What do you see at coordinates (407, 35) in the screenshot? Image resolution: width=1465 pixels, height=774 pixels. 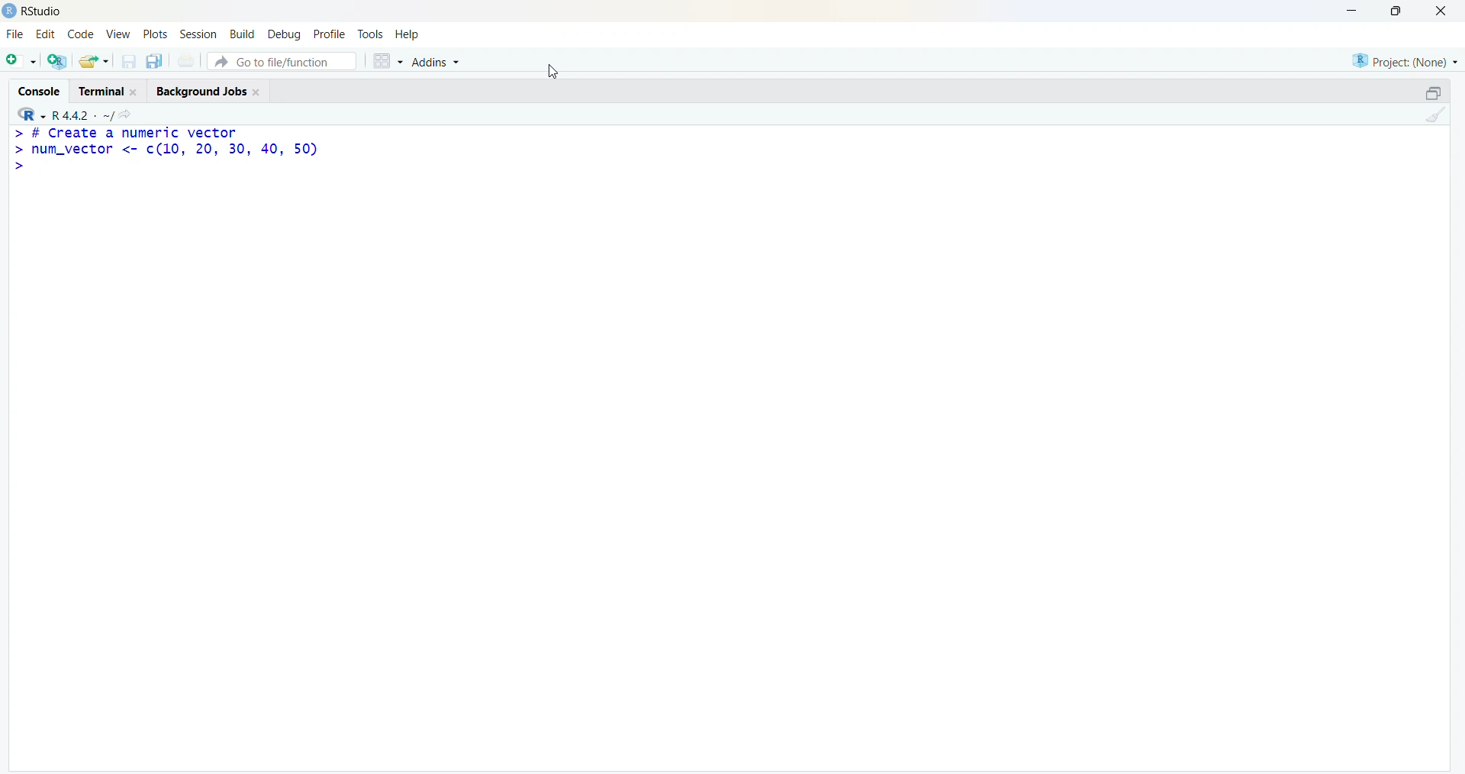 I see `help` at bounding box center [407, 35].